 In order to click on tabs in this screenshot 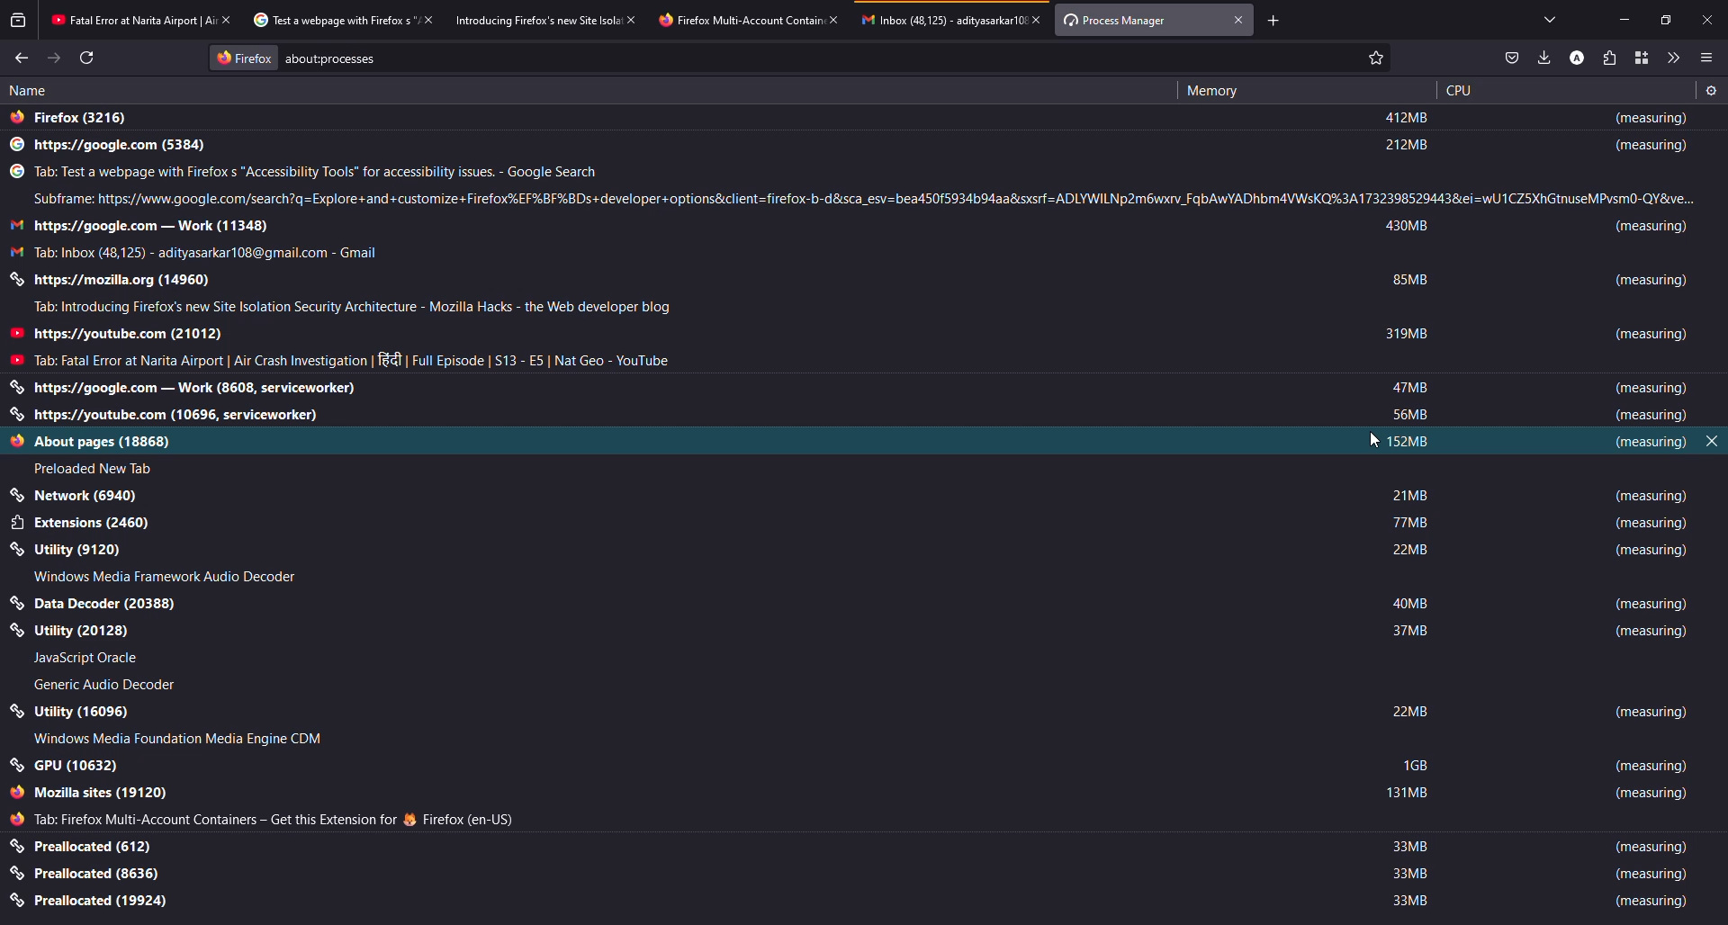, I will do `click(1545, 18)`.